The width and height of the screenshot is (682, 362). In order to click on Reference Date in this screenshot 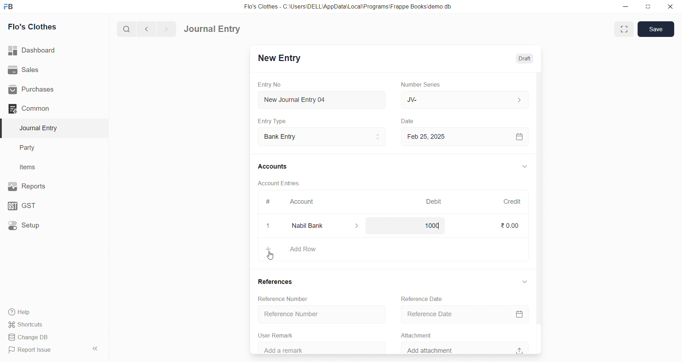, I will do `click(420, 298)`.